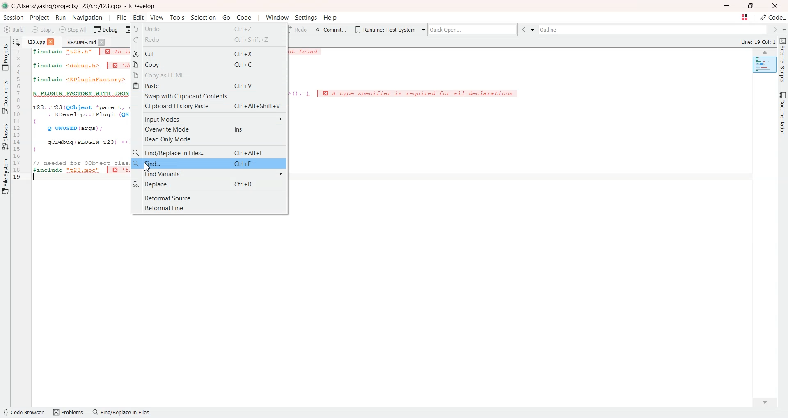  What do you see at coordinates (525, 30) in the screenshot?
I see `Go back` at bounding box center [525, 30].